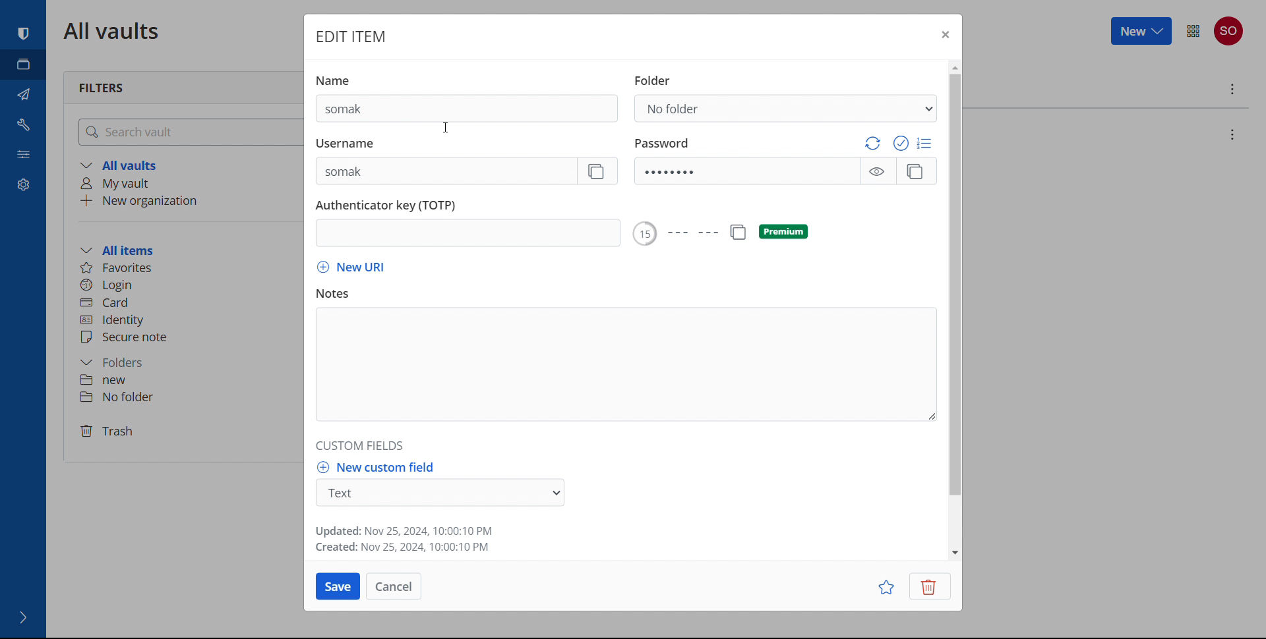 This screenshot has width=1266, height=639. I want to click on close, so click(945, 34).